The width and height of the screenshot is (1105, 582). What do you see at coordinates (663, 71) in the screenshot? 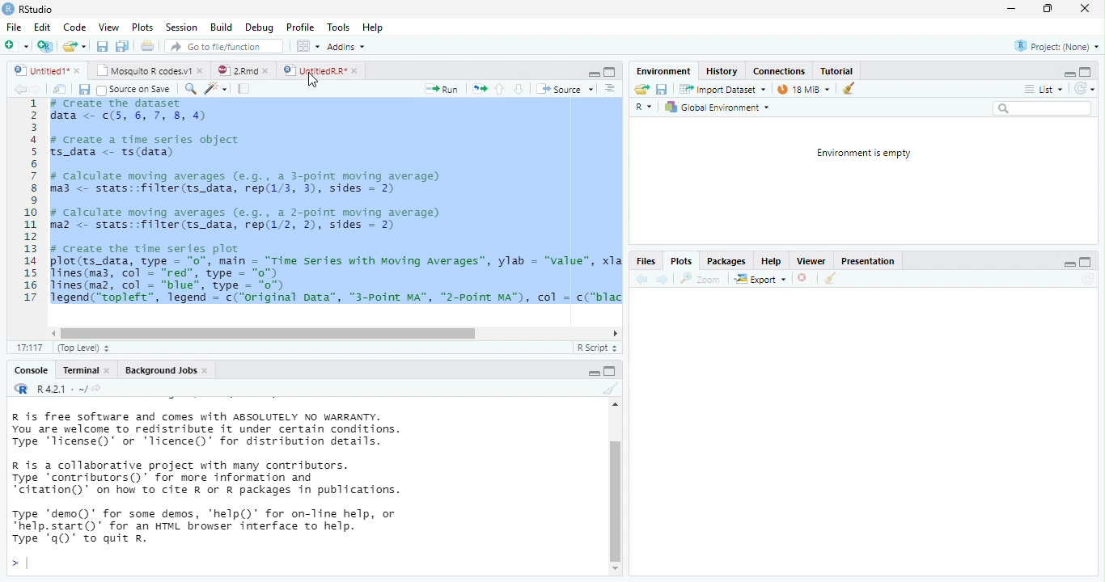
I see `‘Environment` at bounding box center [663, 71].